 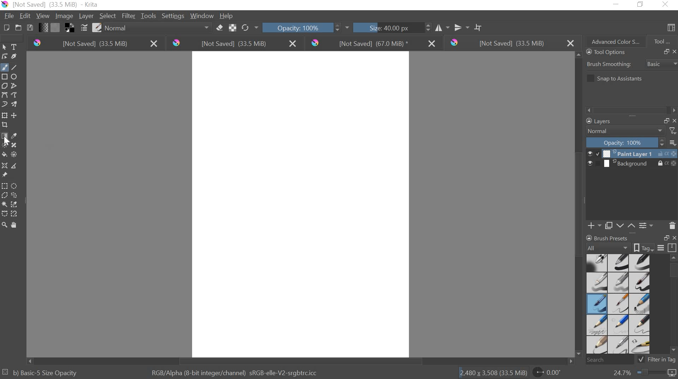 What do you see at coordinates (4, 195) in the screenshot?
I see `polygon selection` at bounding box center [4, 195].